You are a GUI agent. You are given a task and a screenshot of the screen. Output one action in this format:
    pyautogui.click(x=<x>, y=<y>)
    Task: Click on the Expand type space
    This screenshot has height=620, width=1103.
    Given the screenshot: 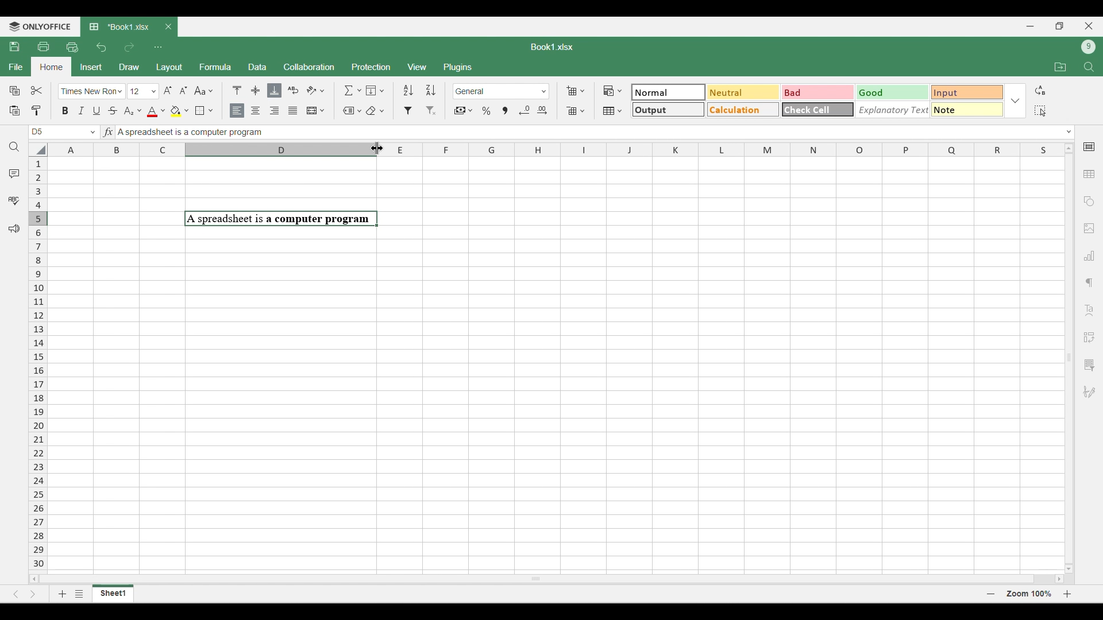 What is the action you would take?
    pyautogui.click(x=1069, y=132)
    